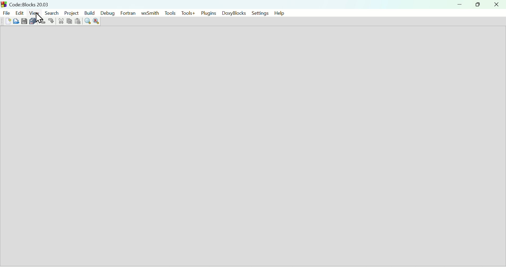  What do you see at coordinates (88, 13) in the screenshot?
I see `Build` at bounding box center [88, 13].